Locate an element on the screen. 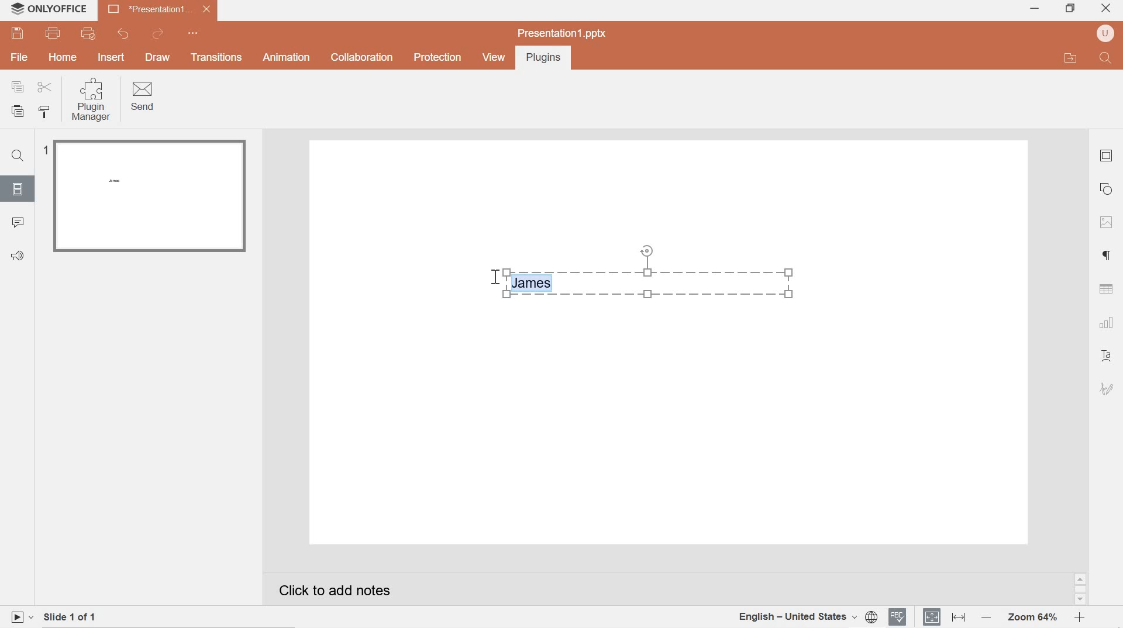 This screenshot has width=1123, height=628. minimize is located at coordinates (1035, 9).